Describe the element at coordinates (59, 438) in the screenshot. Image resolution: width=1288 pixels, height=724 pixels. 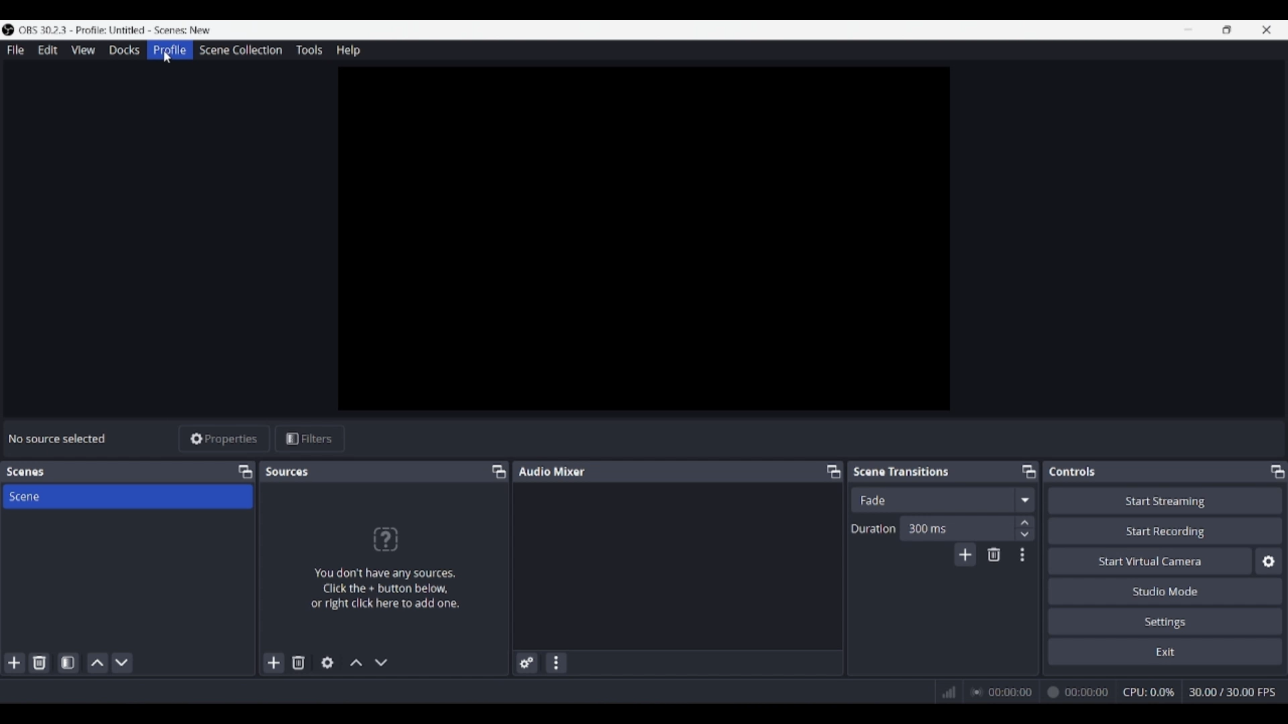
I see `Source status` at that location.